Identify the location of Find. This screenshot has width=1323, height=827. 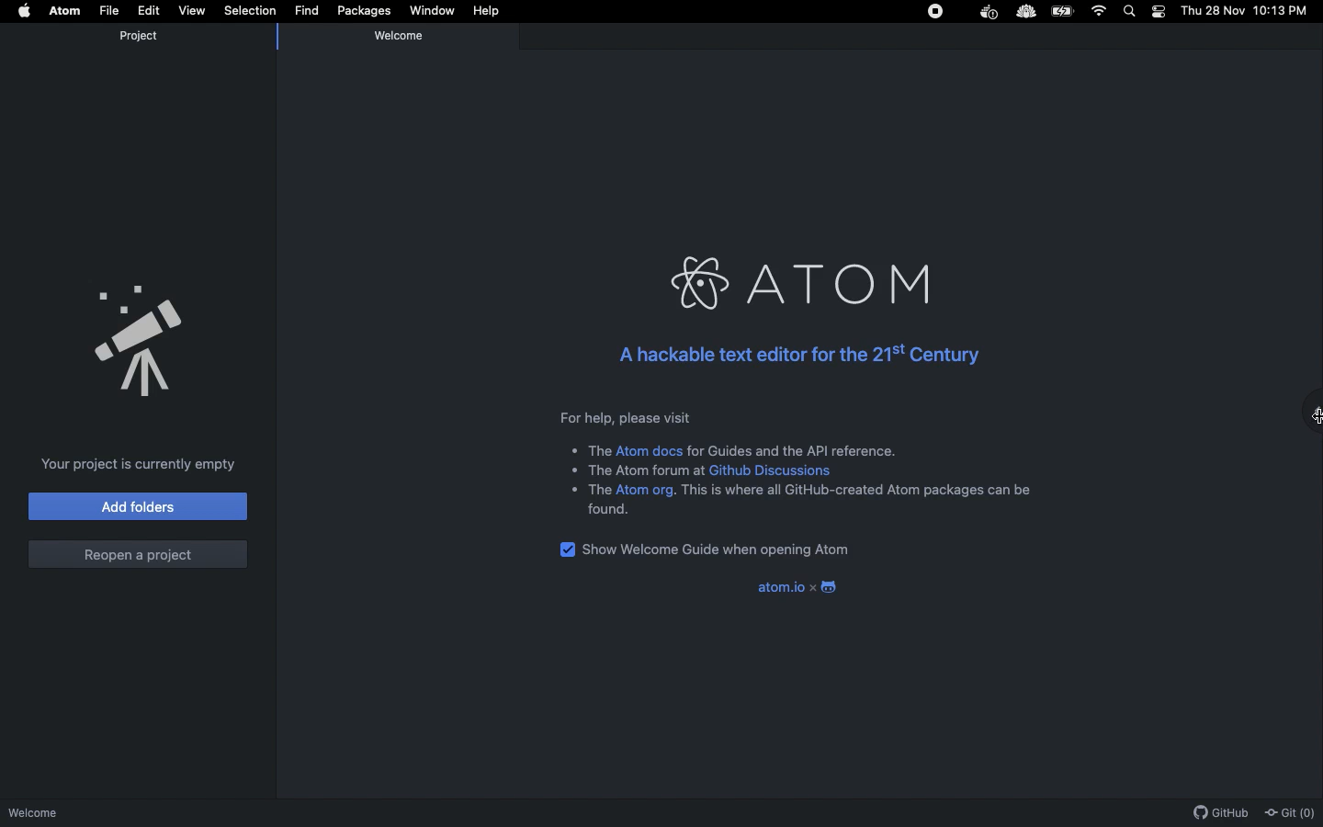
(307, 11).